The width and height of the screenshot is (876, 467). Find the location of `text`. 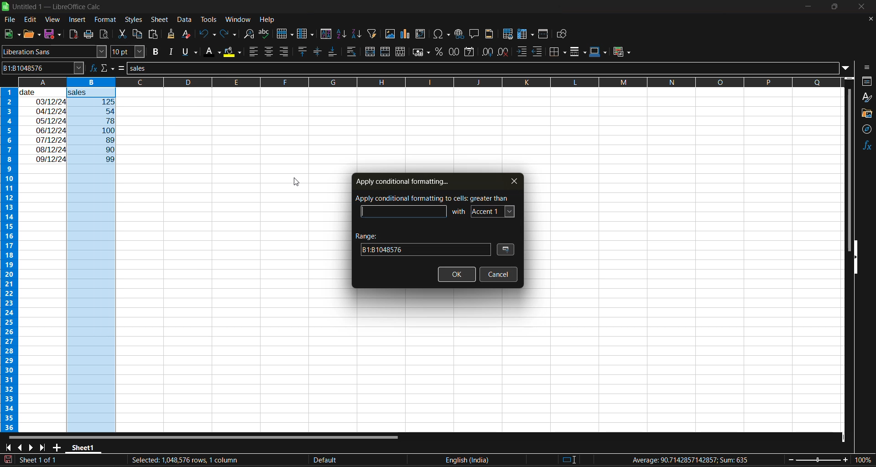

text is located at coordinates (459, 210).